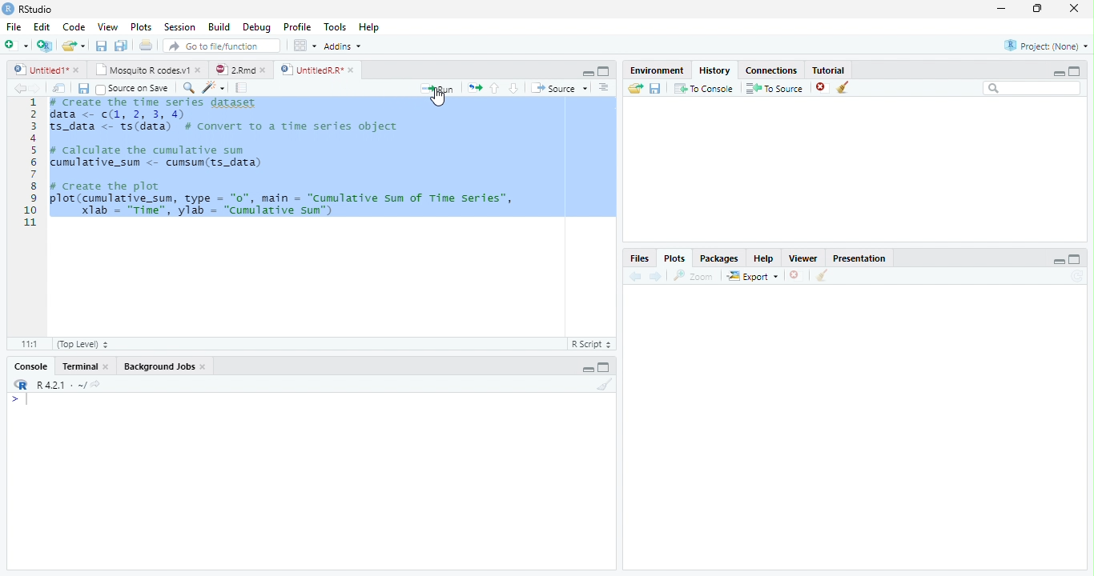 The image size is (1094, 576). I want to click on Files, so click(474, 88).